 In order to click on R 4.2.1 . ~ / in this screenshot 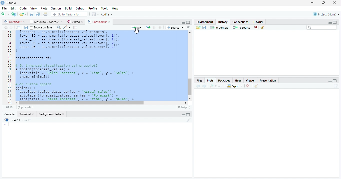, I will do `click(19, 120)`.